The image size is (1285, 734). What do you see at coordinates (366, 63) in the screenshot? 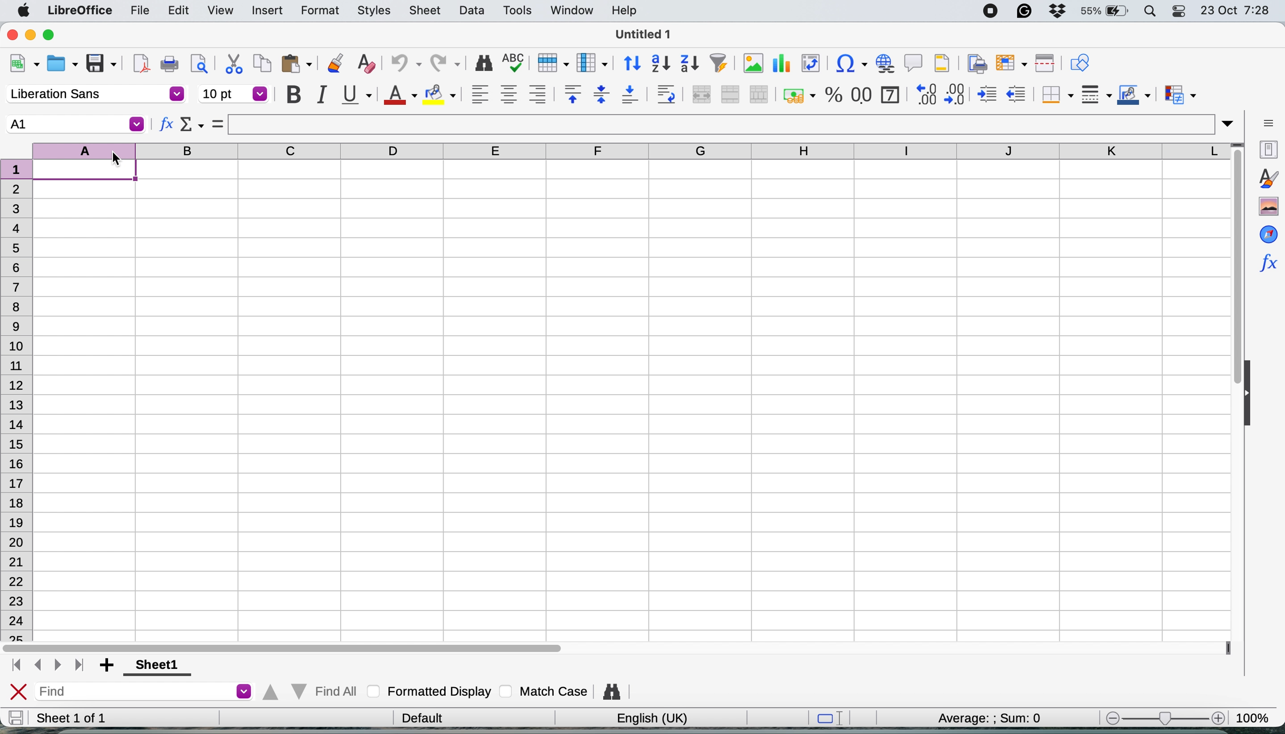
I see `clear direct formatting` at bounding box center [366, 63].